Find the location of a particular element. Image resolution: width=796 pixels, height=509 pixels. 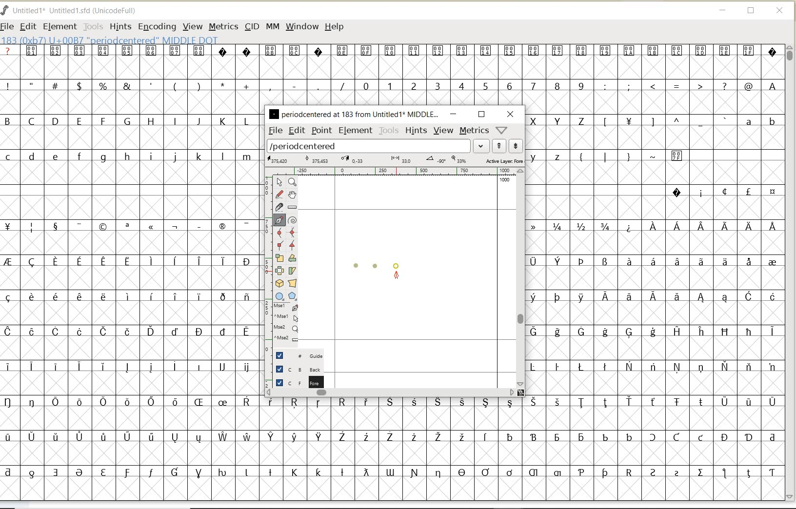

VIEW is located at coordinates (193, 27).